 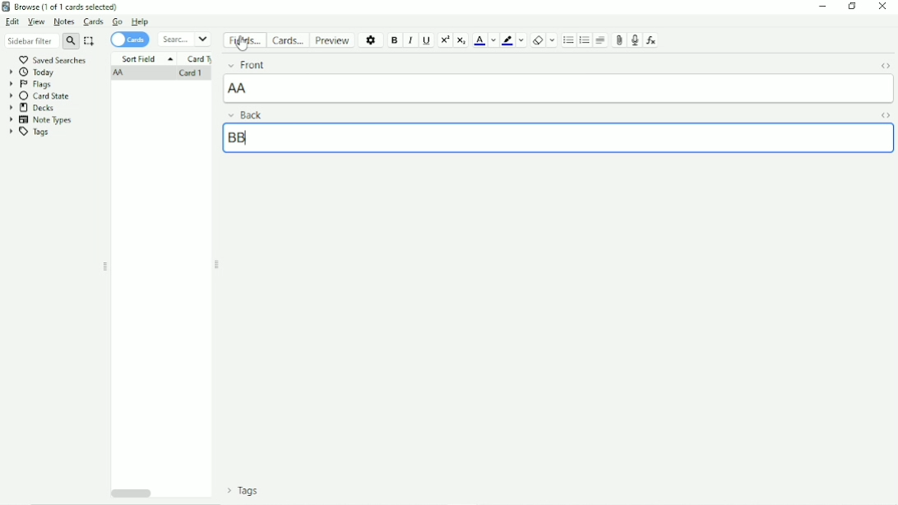 I want to click on Today, so click(x=33, y=72).